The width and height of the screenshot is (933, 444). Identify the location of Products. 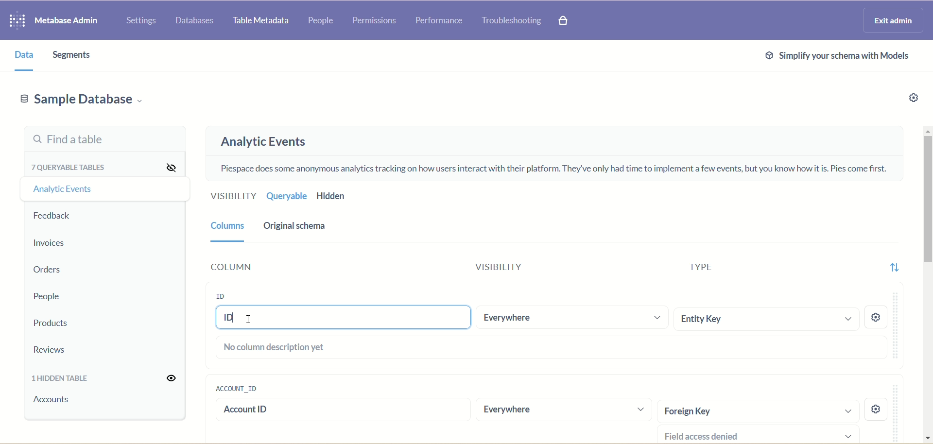
(62, 323).